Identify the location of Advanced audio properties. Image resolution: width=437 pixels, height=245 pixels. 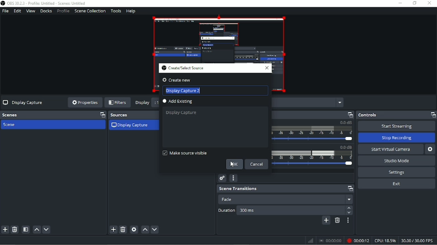
(222, 178).